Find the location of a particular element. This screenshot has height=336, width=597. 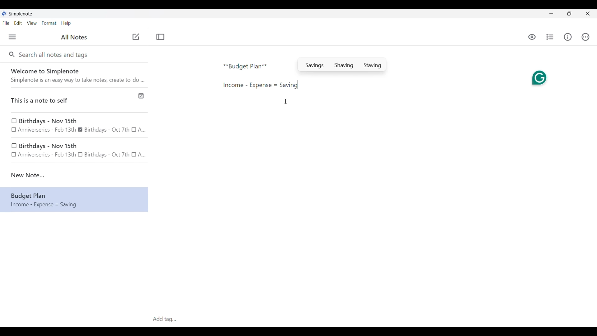

Edit menu is located at coordinates (18, 23).